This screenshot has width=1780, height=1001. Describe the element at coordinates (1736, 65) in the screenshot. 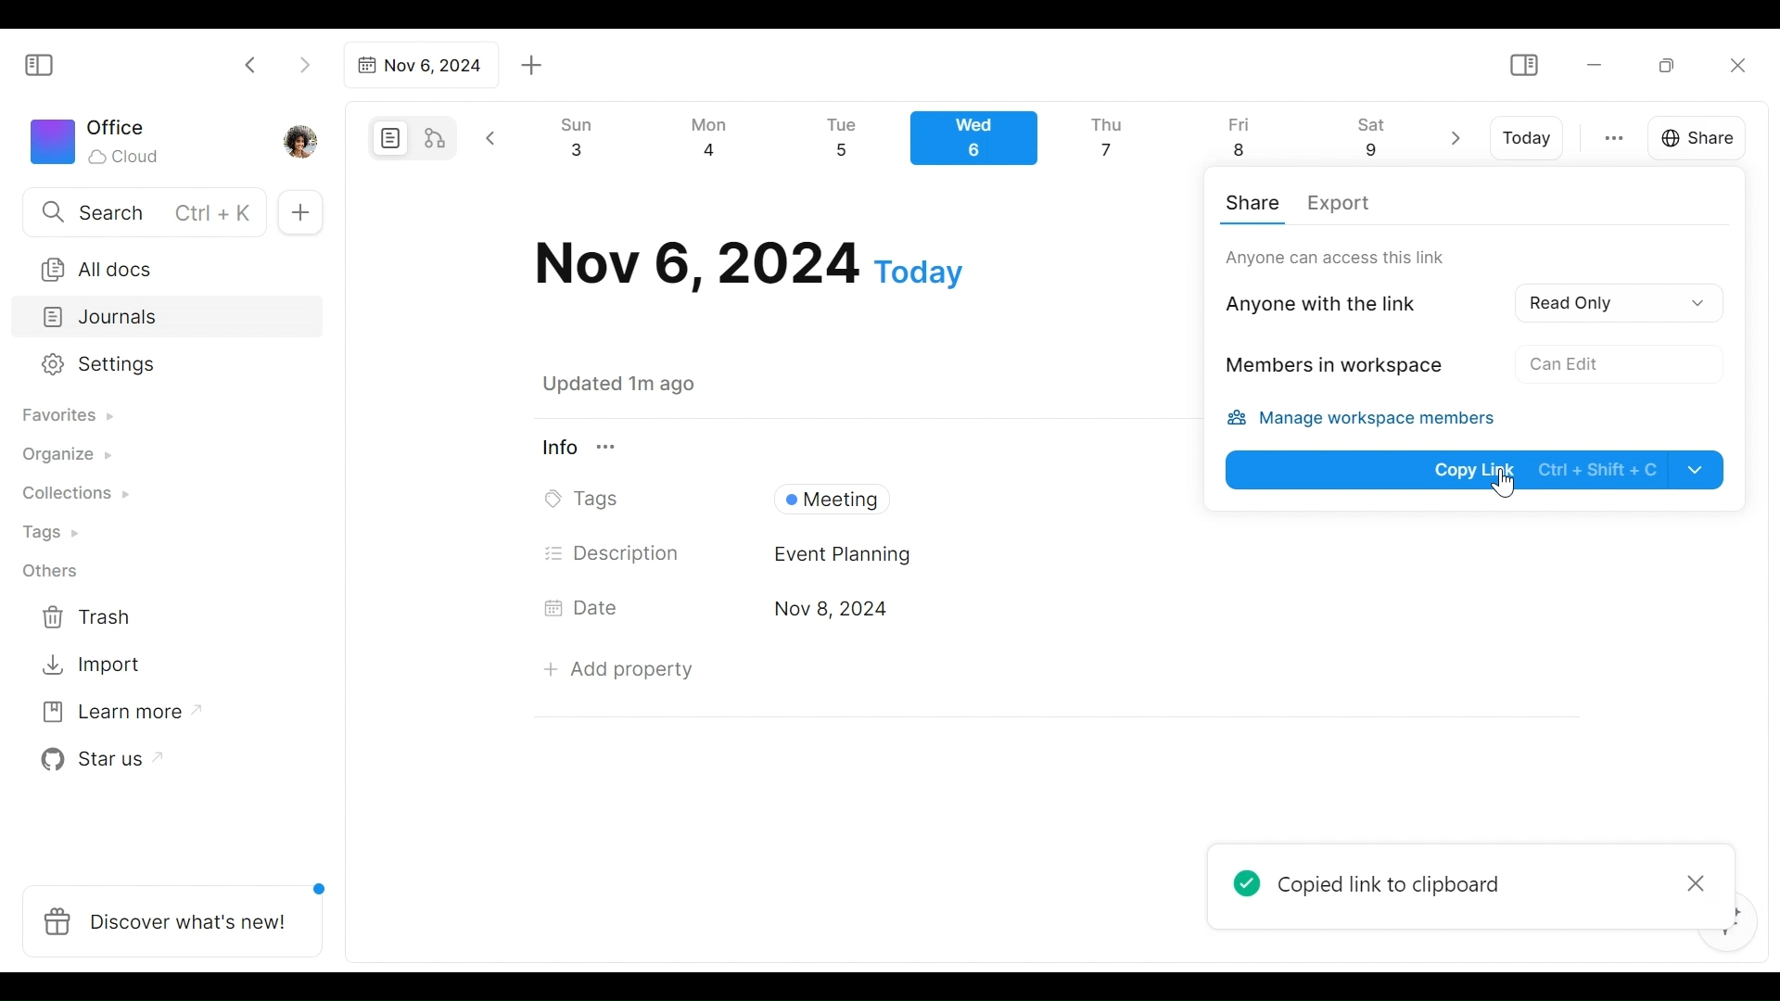

I see `Close` at that location.